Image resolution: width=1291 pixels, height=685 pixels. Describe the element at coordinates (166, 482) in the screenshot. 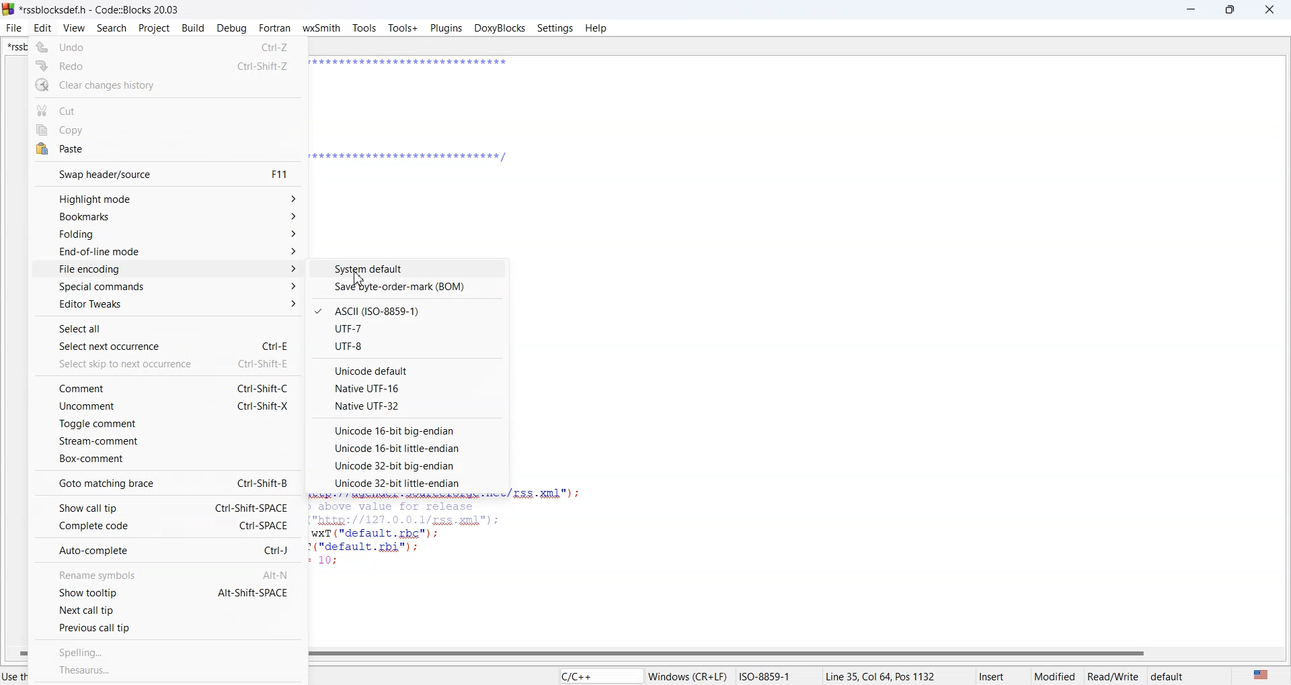

I see `Goto matching brace` at that location.